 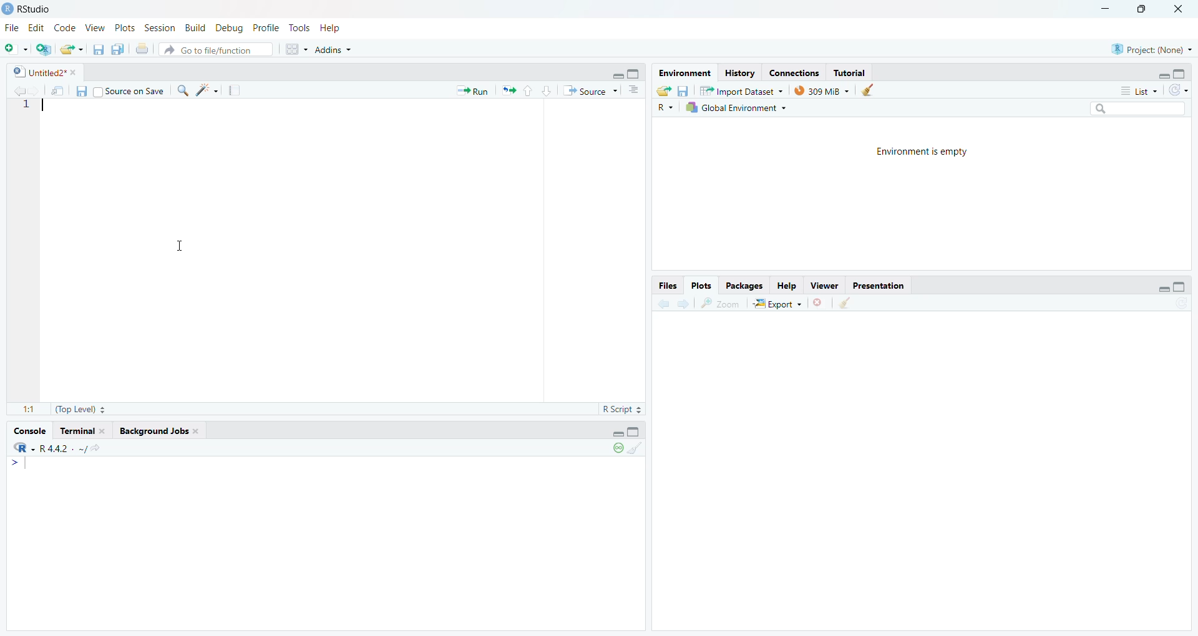 I want to click on ‘Console, so click(x=29, y=430).